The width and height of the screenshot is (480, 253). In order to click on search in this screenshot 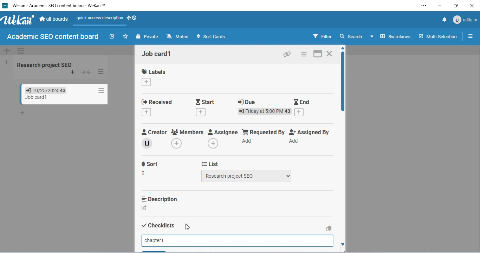, I will do `click(352, 37)`.